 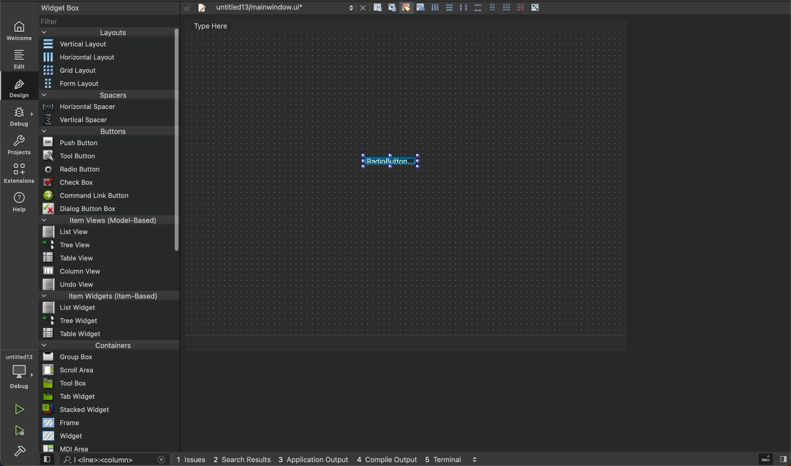 I want to click on column , so click(x=110, y=270).